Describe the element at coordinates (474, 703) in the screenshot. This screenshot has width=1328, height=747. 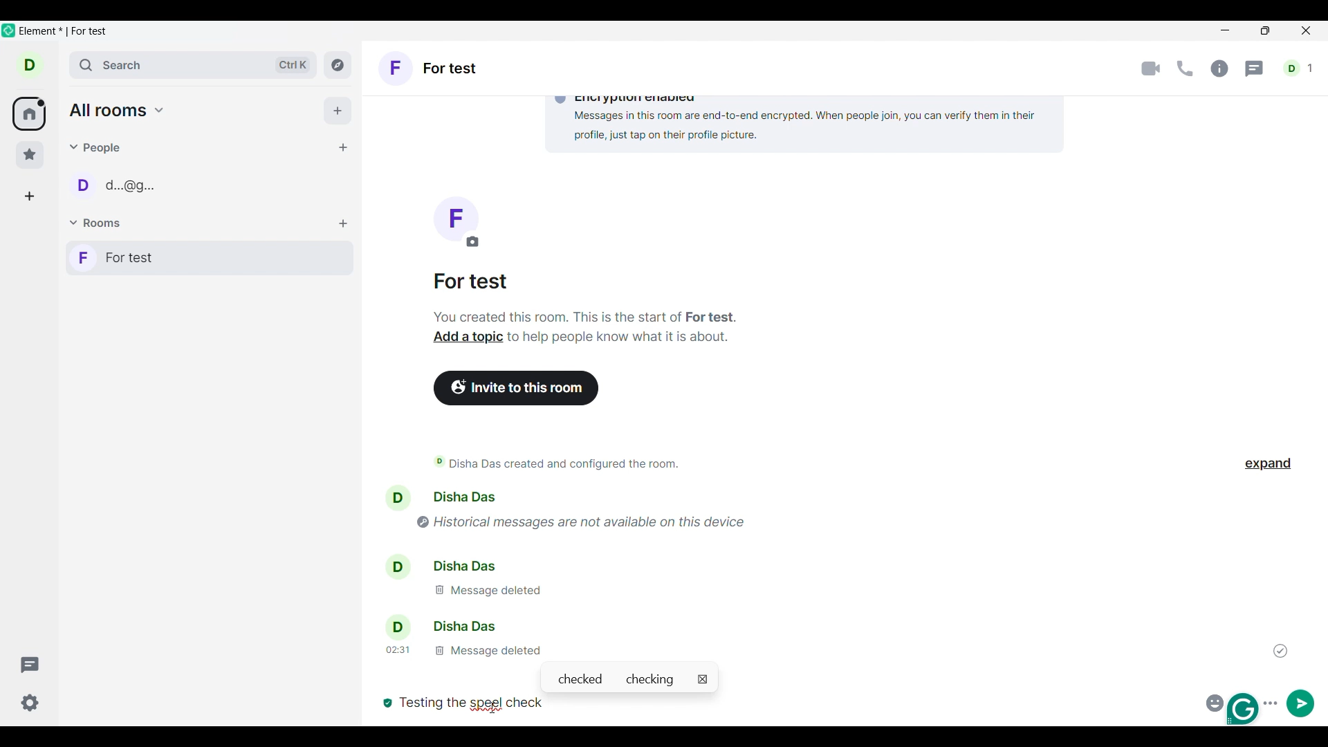
I see `testing the spell check` at that location.